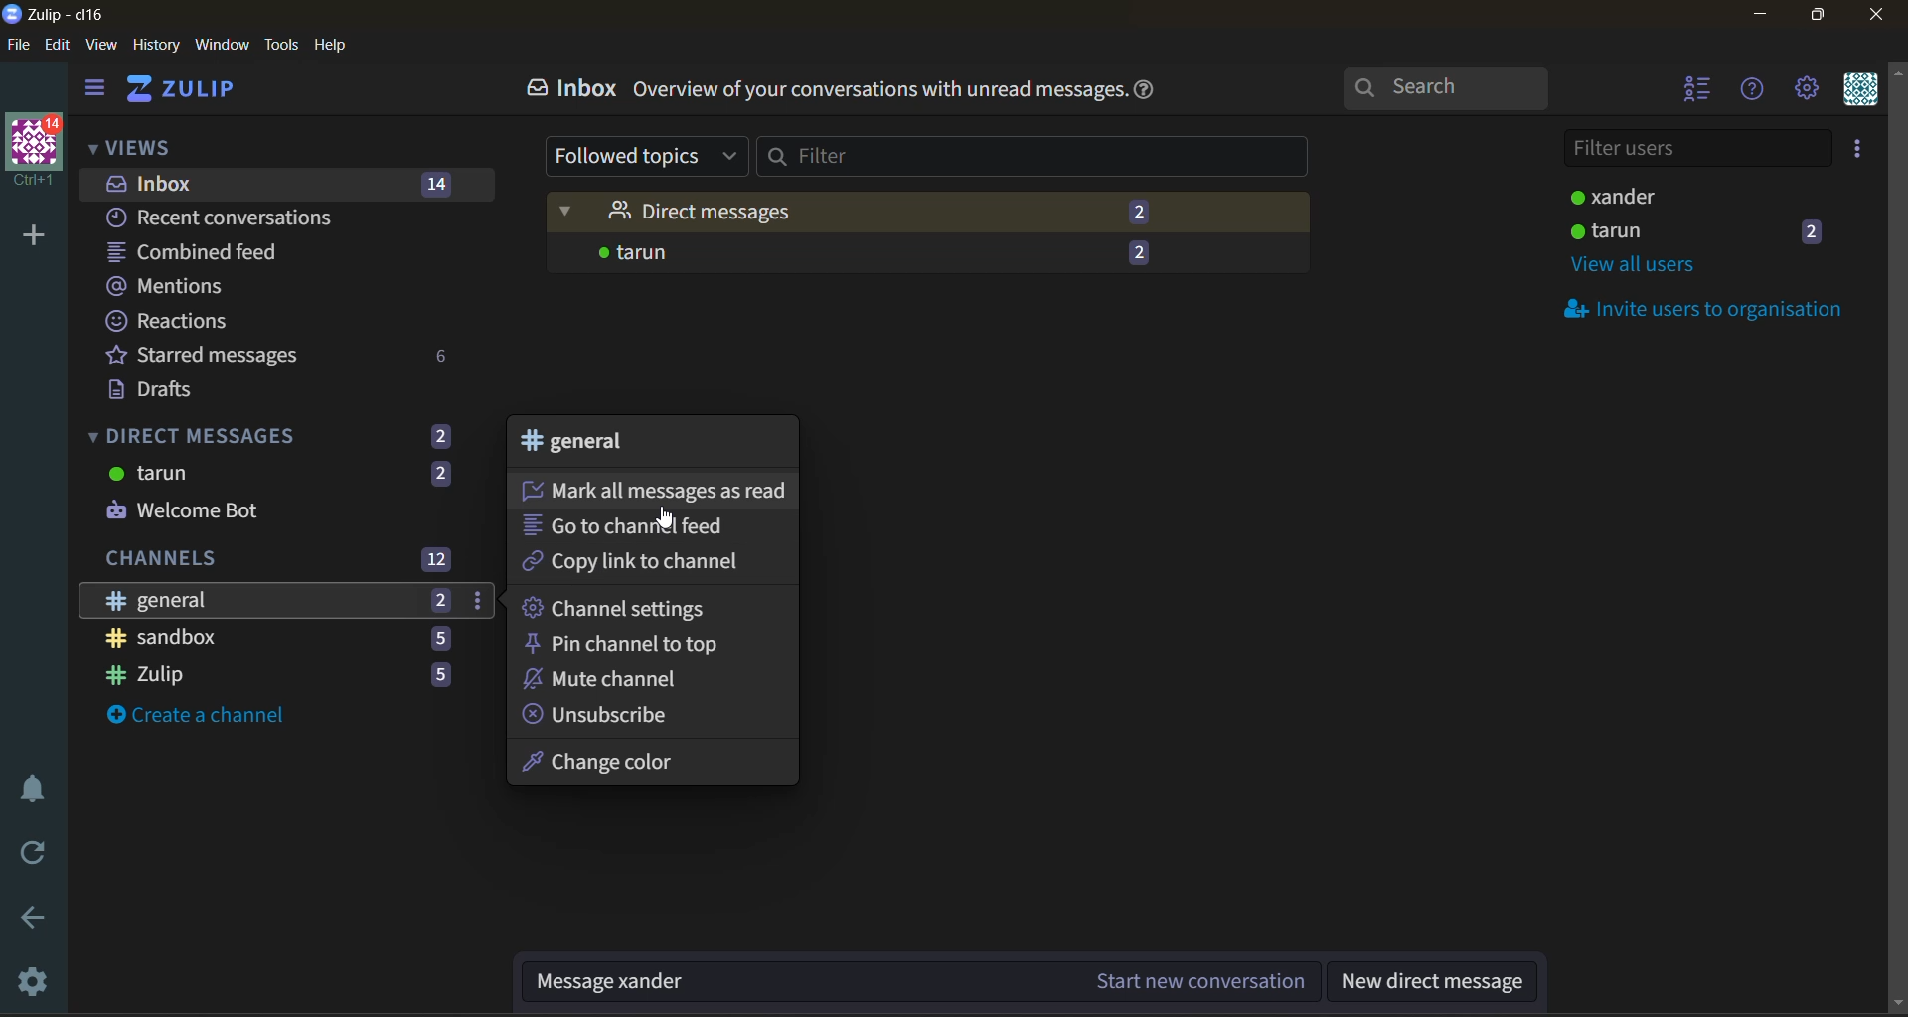 The image size is (1908, 1017). I want to click on channels 12, so click(279, 561).